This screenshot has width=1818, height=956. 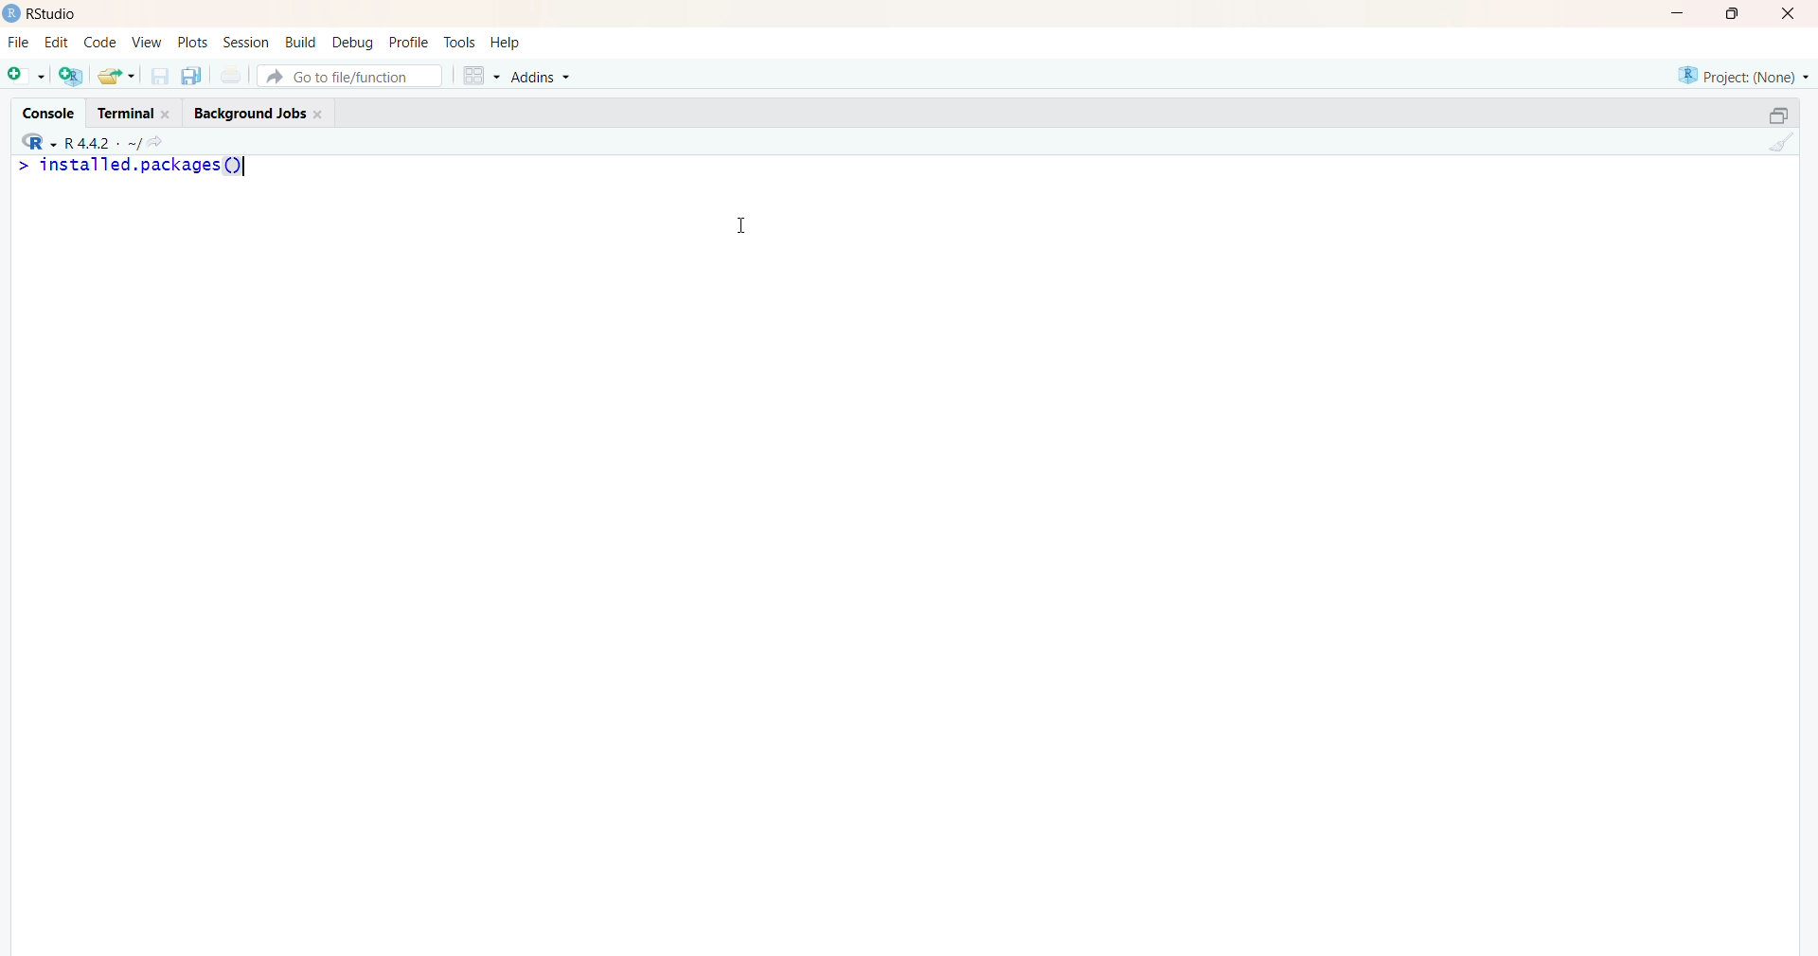 I want to click on clear console, so click(x=1779, y=144).